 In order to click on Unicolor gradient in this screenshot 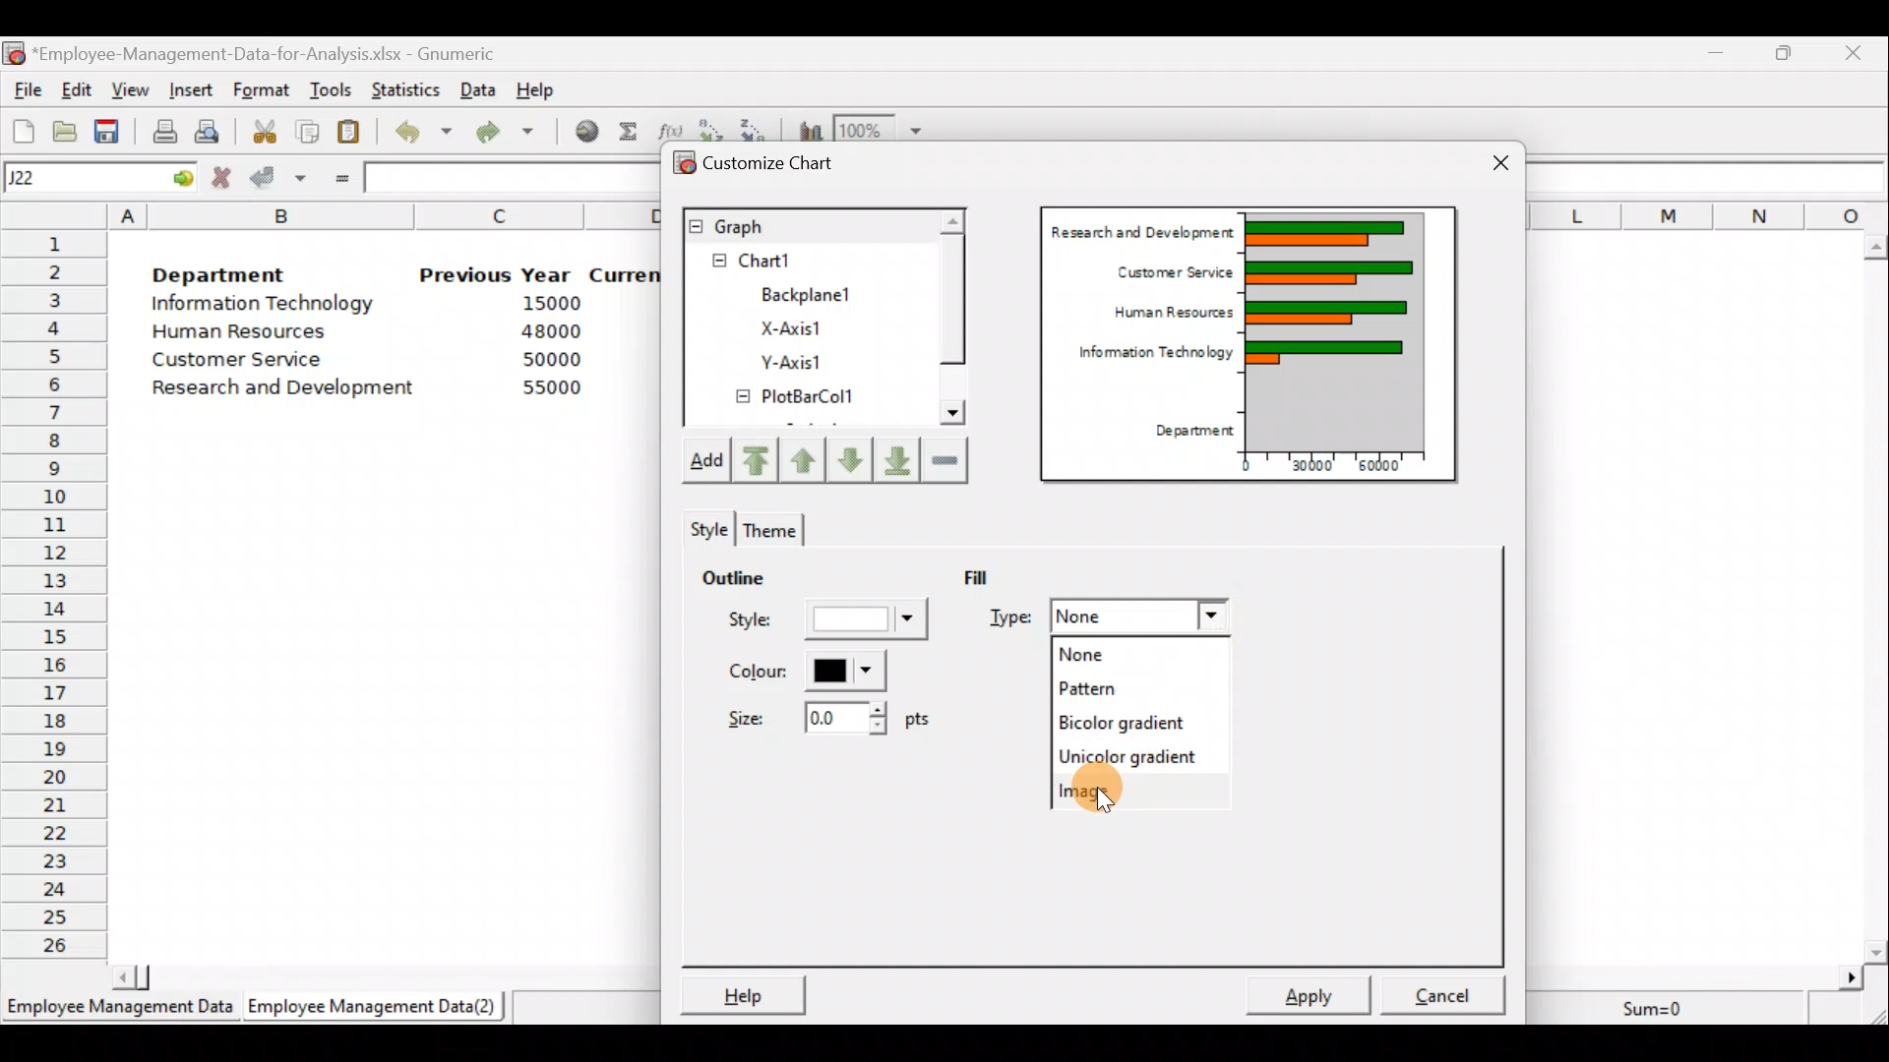, I will do `click(1121, 763)`.